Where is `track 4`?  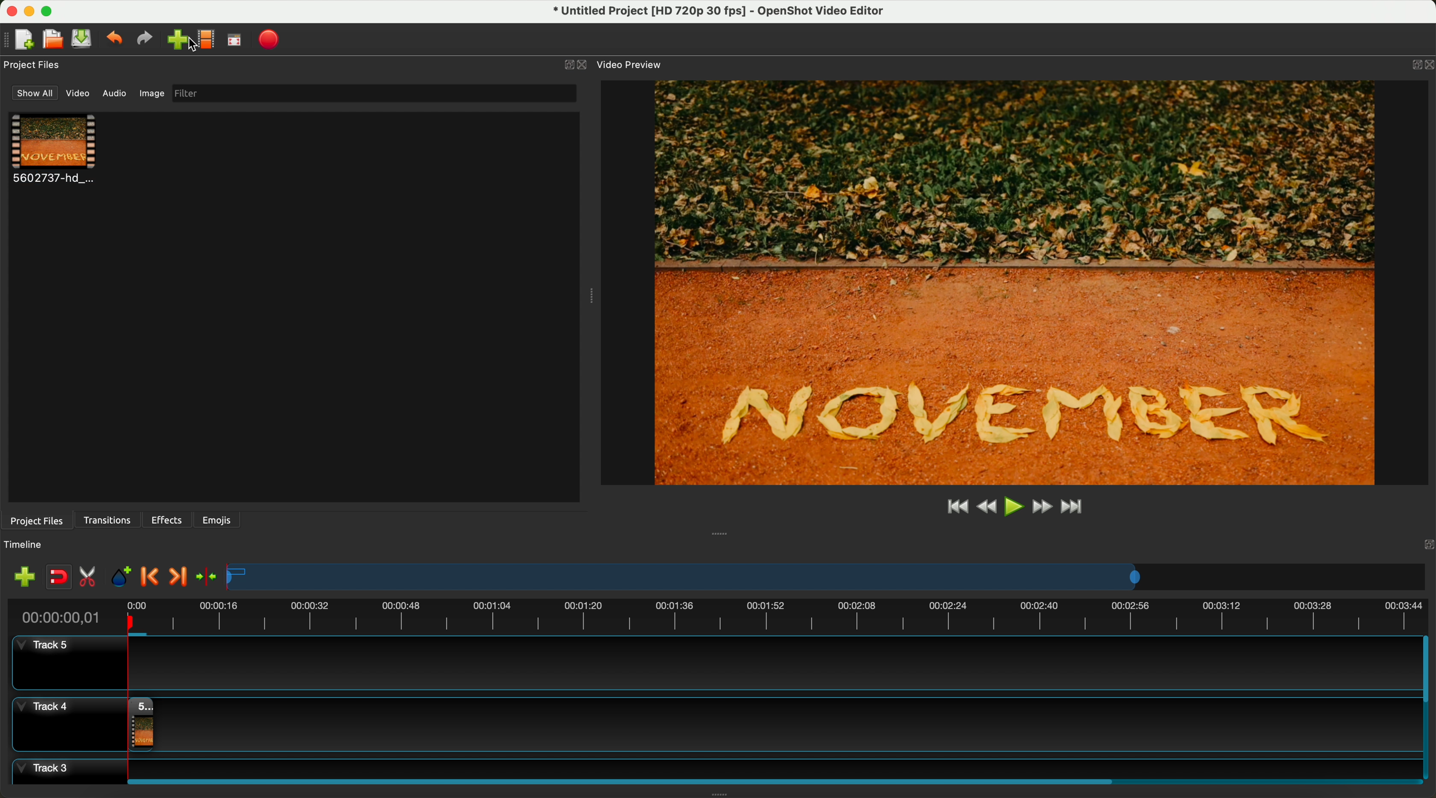 track 4 is located at coordinates (714, 722).